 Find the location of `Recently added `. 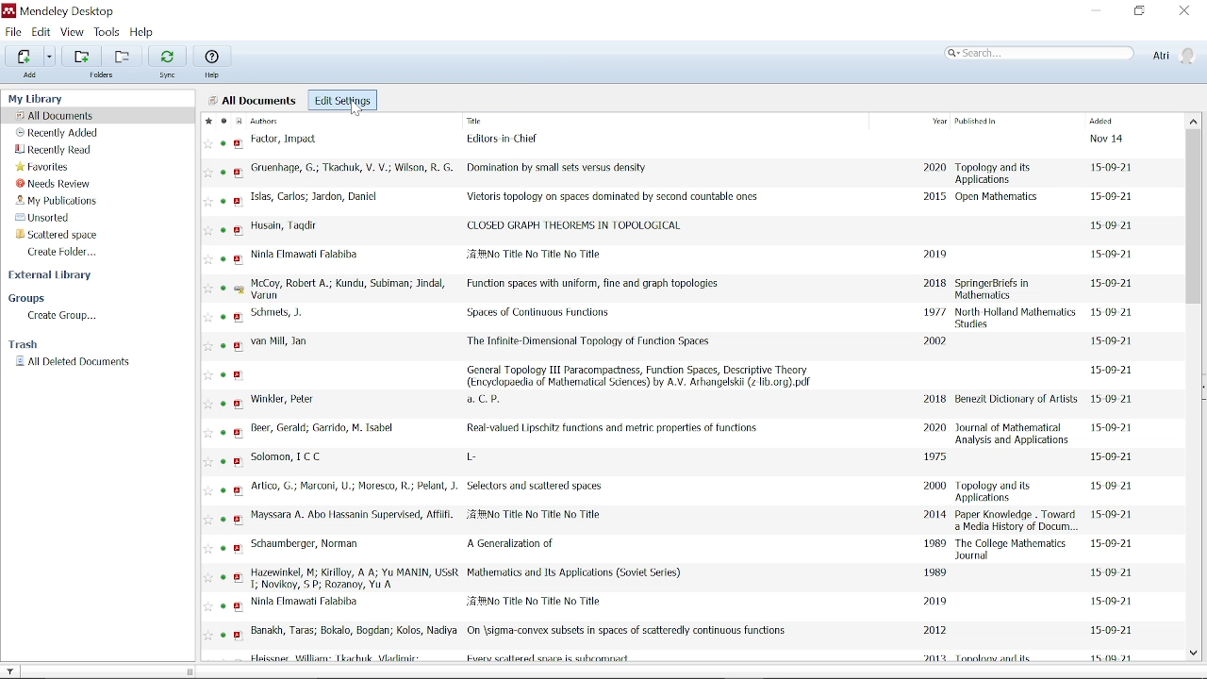

Recently added  is located at coordinates (64, 133).